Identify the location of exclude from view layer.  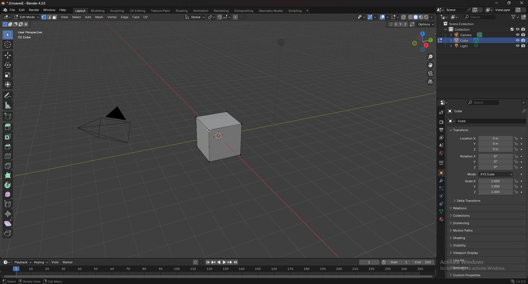
(511, 29).